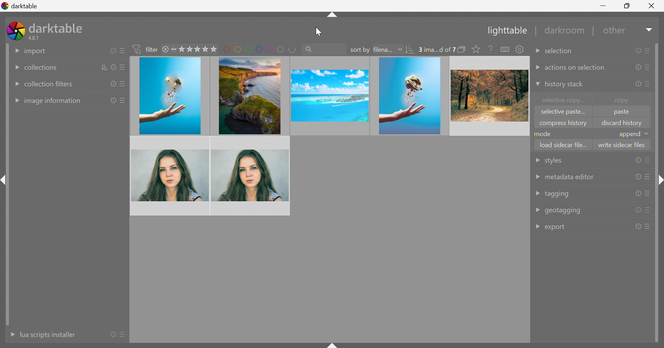 The image size is (664, 348). Describe the element at coordinates (16, 101) in the screenshot. I see `Drop Down` at that location.